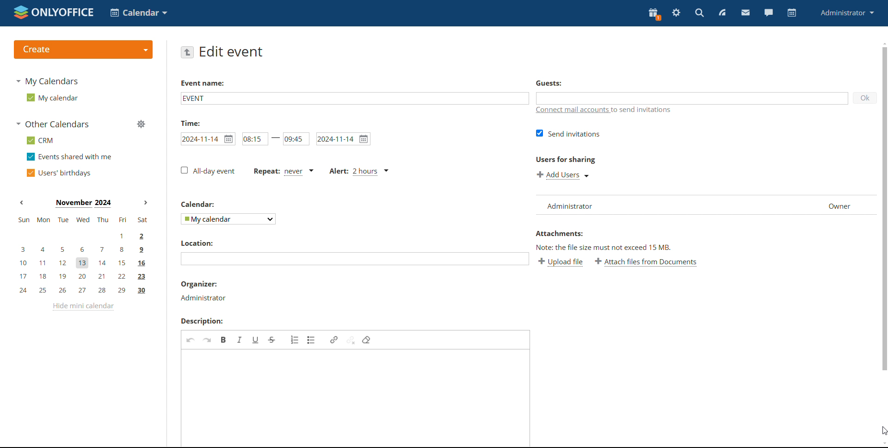 Image resolution: width=888 pixels, height=448 pixels. Describe the element at coordinates (359, 172) in the screenshot. I see `alert set for 2 hours before` at that location.